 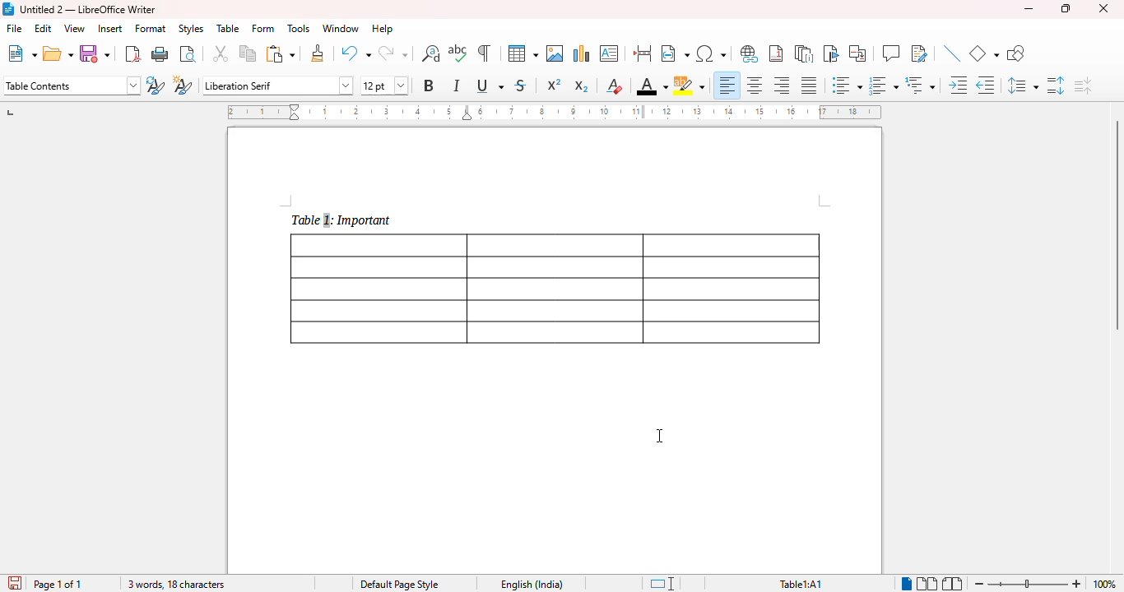 I want to click on edit, so click(x=44, y=28).